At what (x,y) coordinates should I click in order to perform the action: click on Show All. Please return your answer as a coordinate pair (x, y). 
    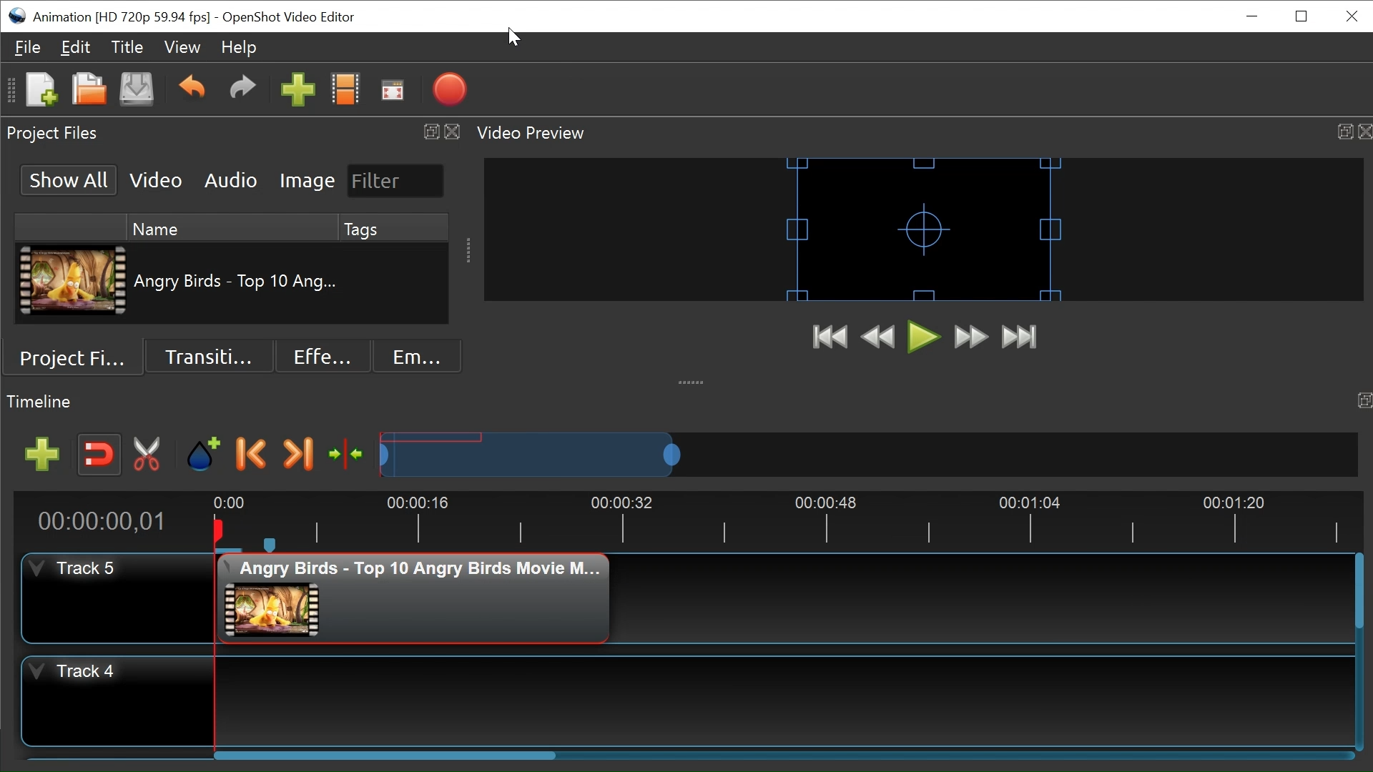
    Looking at the image, I should click on (68, 179).